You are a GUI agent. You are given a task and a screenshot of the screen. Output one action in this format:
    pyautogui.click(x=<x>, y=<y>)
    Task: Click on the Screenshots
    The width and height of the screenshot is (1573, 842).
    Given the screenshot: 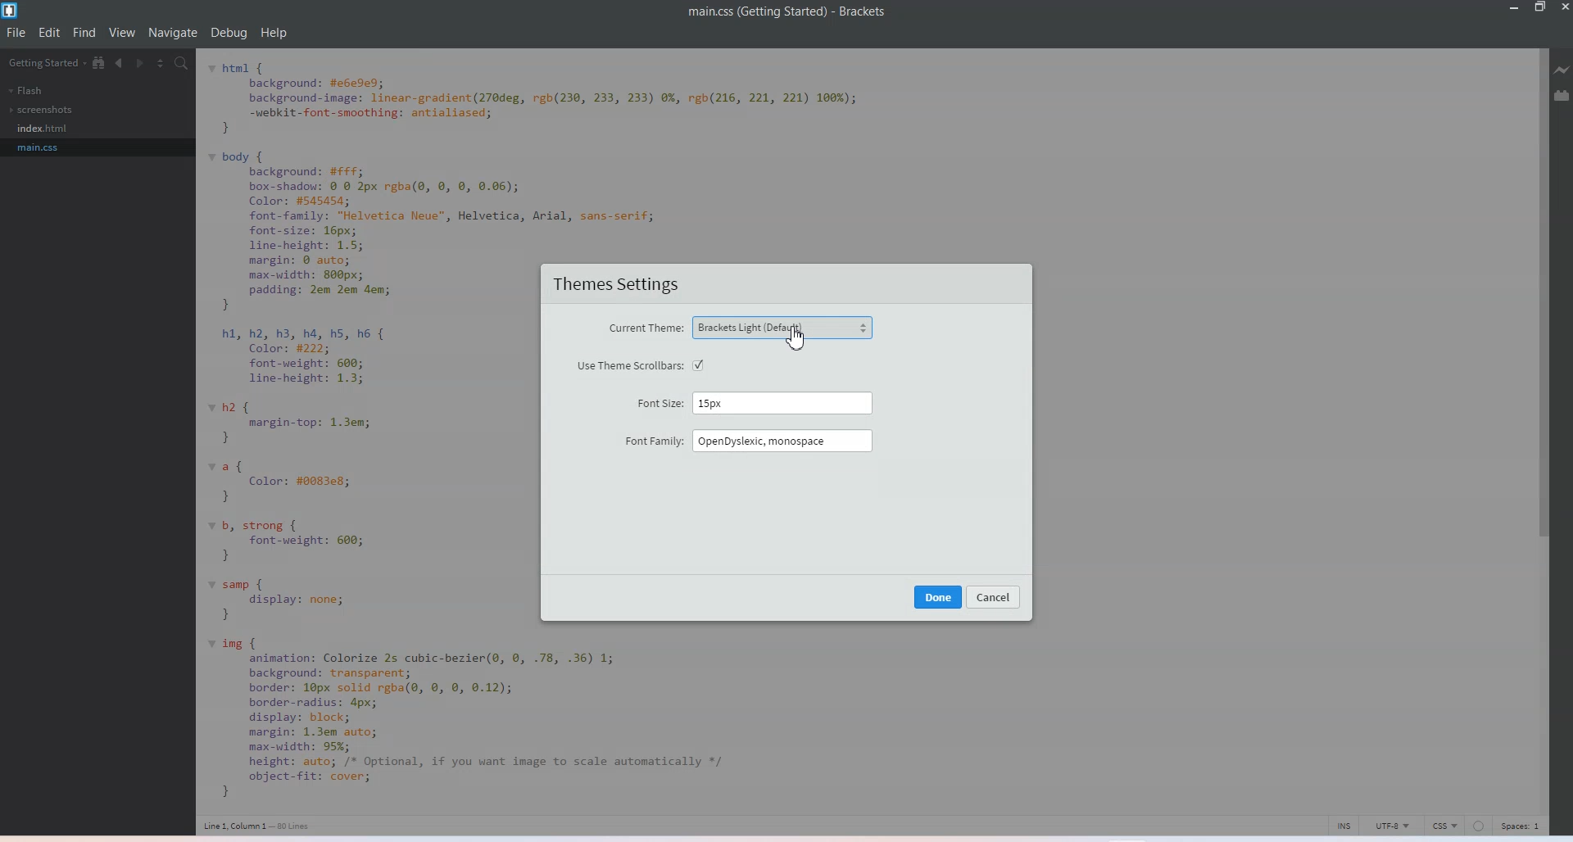 What is the action you would take?
    pyautogui.click(x=42, y=110)
    